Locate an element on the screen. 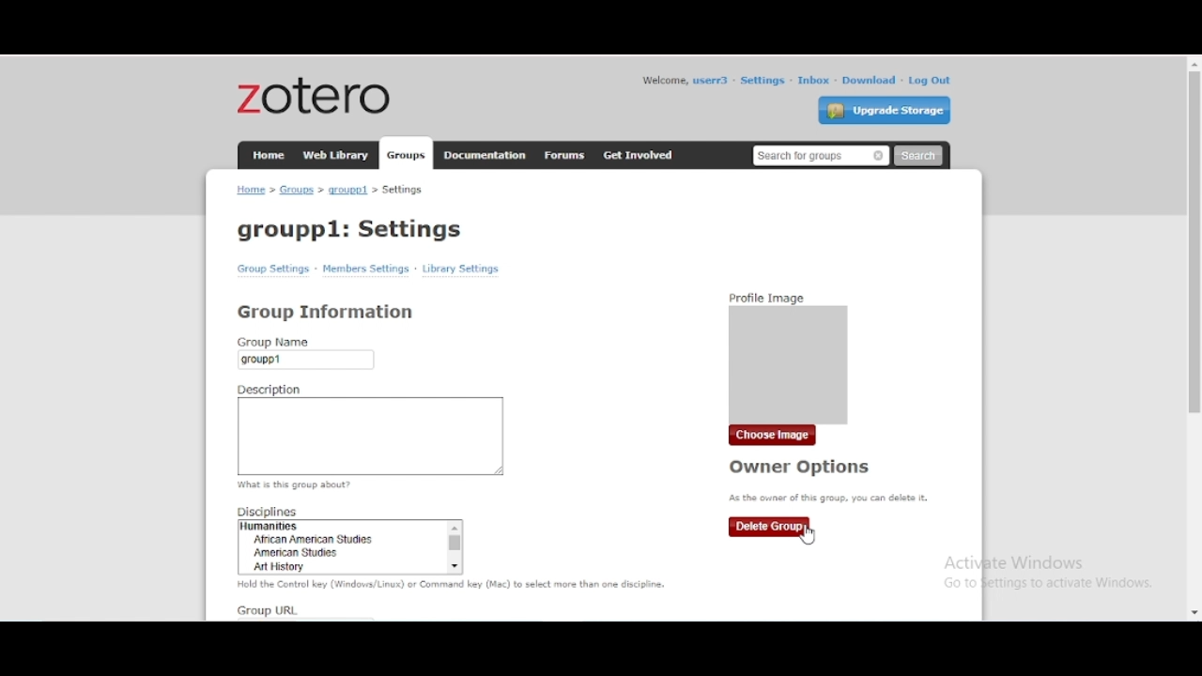 The width and height of the screenshot is (1202, 676). group settings is located at coordinates (273, 269).